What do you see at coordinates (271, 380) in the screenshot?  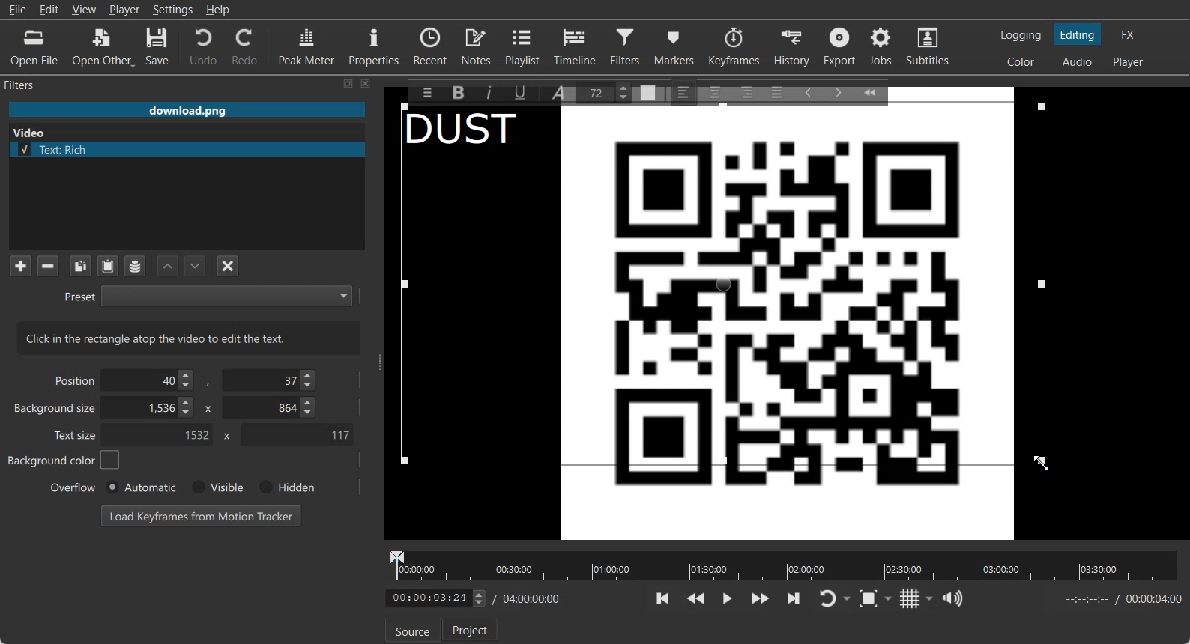 I see `Position Y- Coordinate` at bounding box center [271, 380].